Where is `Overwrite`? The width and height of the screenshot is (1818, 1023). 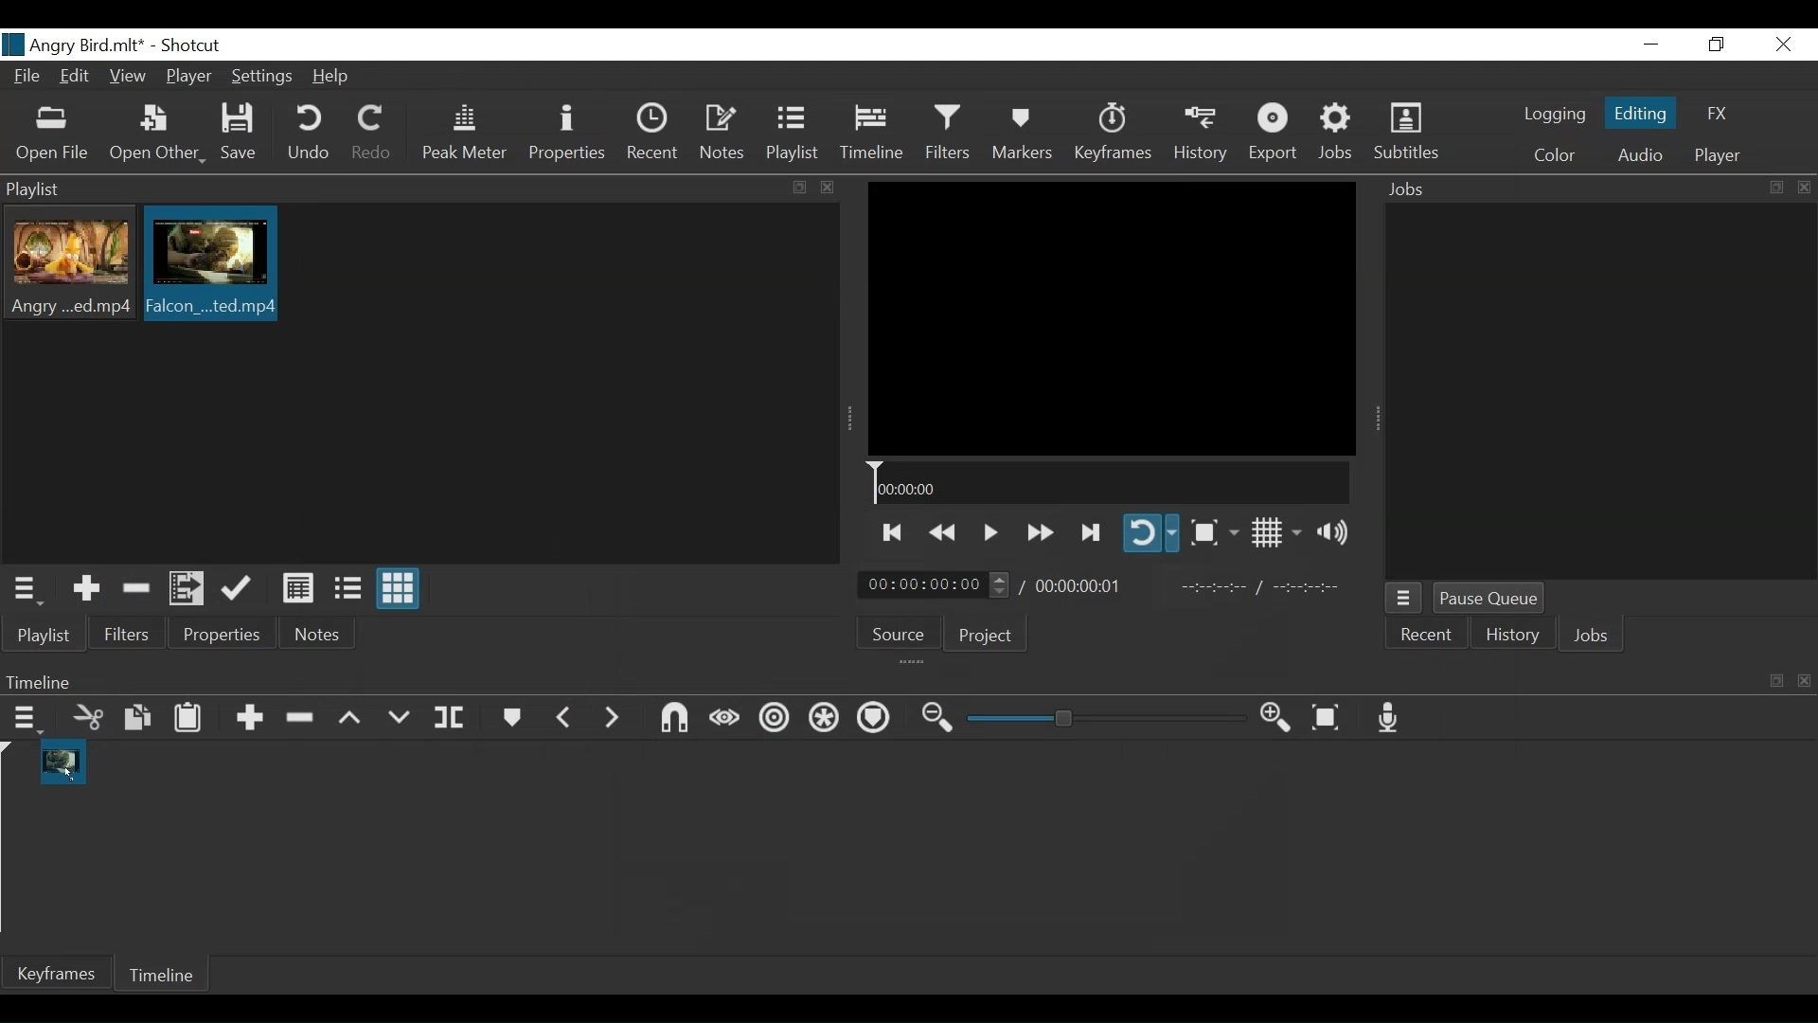
Overwrite is located at coordinates (400, 718).